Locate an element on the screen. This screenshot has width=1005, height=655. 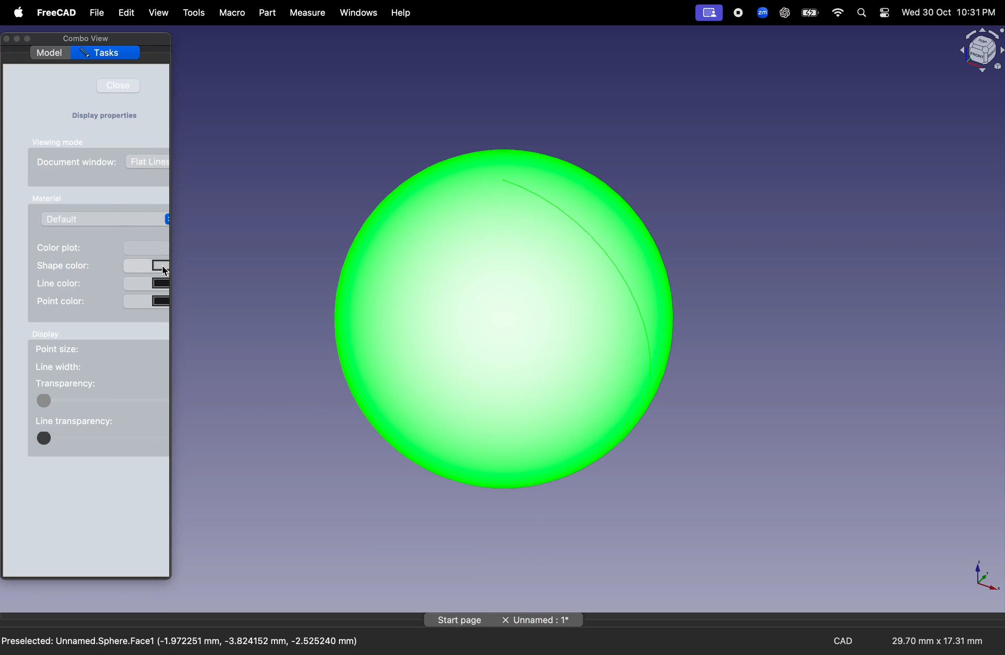
default is located at coordinates (103, 218).